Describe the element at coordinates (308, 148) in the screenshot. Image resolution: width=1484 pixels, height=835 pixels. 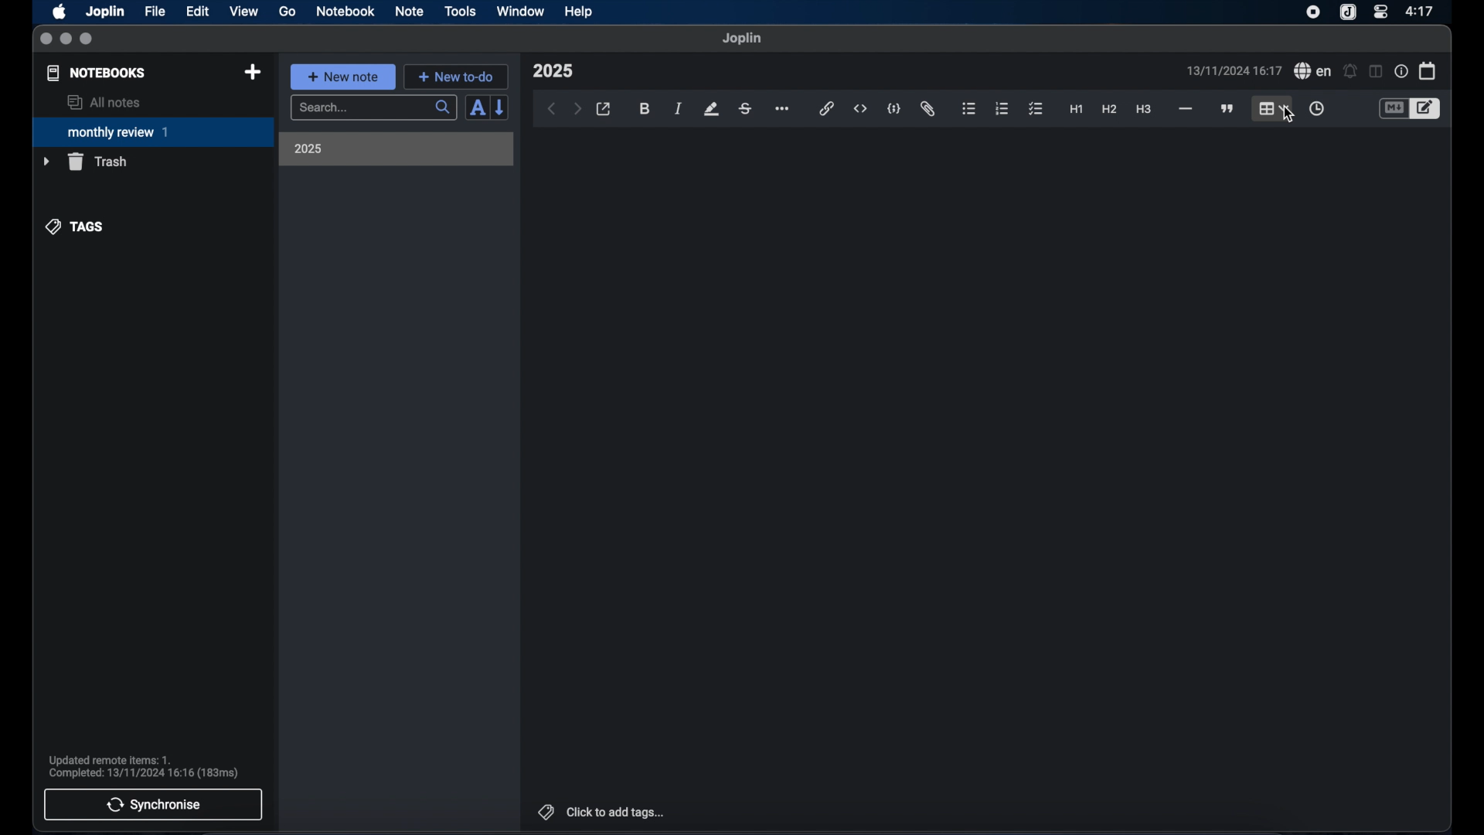
I see `2025` at that location.